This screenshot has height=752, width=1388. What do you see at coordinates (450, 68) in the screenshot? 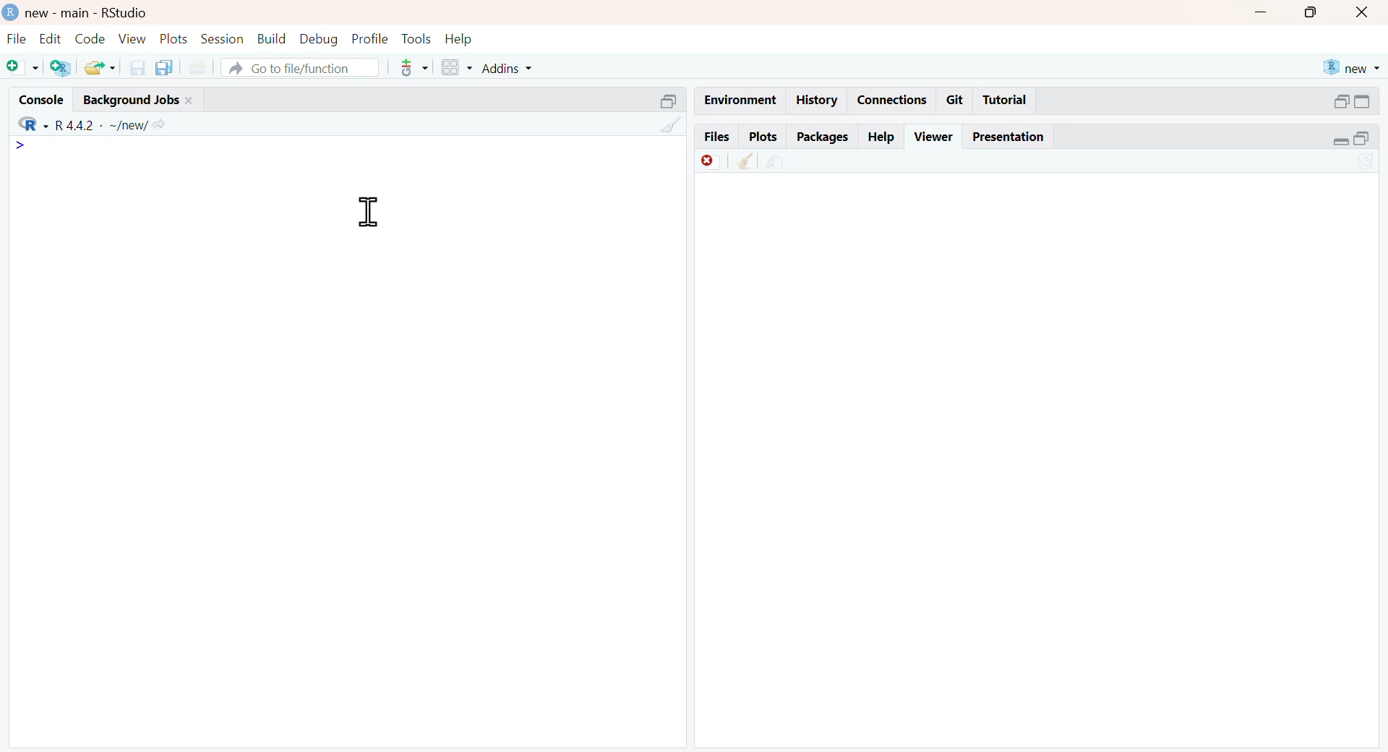
I see `windows pane` at bounding box center [450, 68].